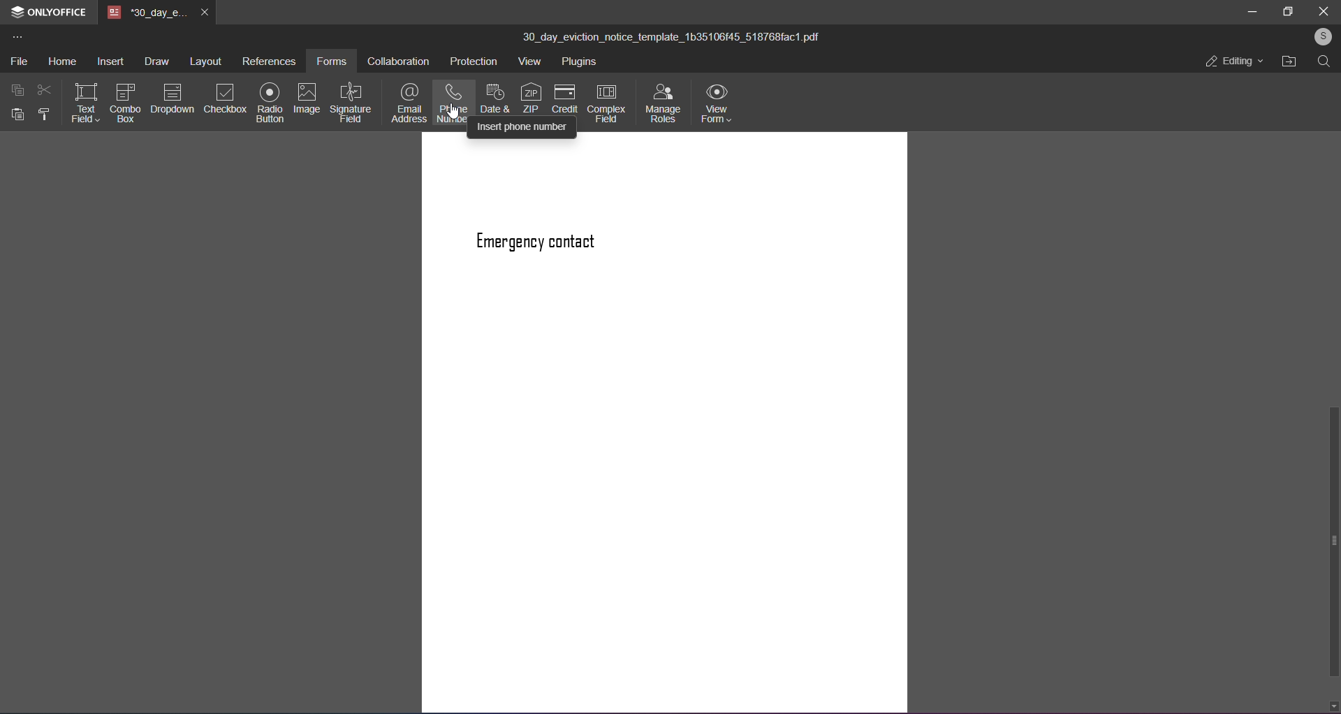 Image resolution: width=1341 pixels, height=714 pixels. Describe the element at coordinates (400, 62) in the screenshot. I see `collaboration` at that location.